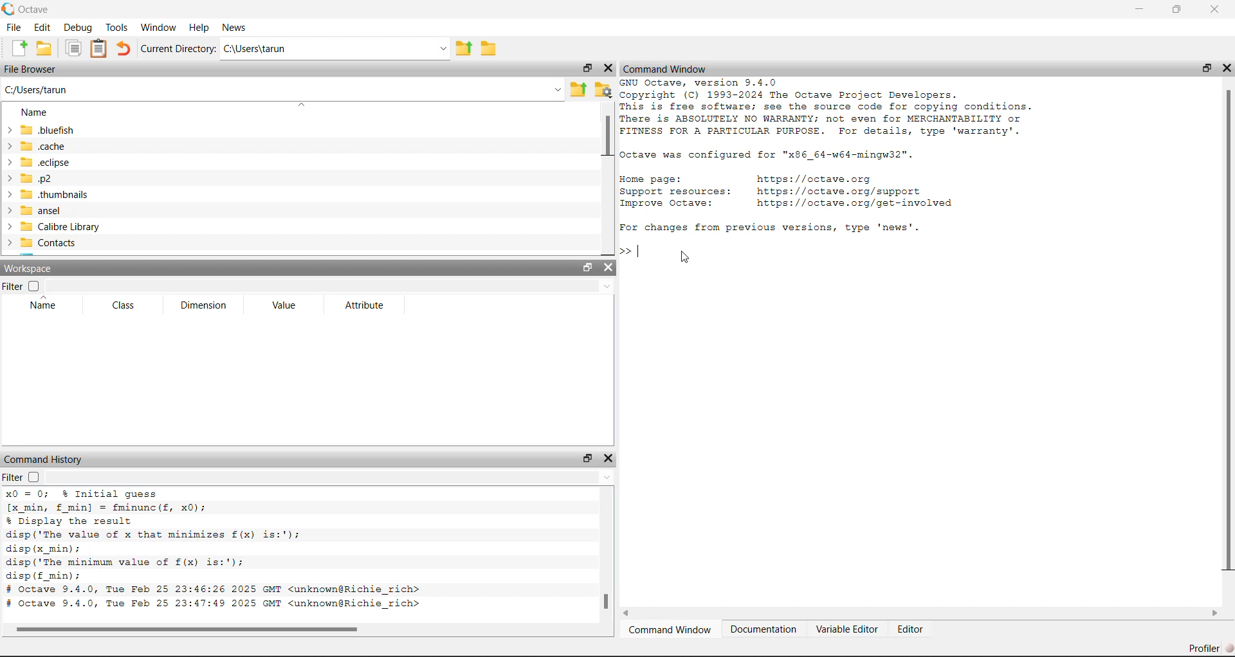 The height and width of the screenshot is (657, 1235). I want to click on Open an existing file in editor, so click(46, 48).